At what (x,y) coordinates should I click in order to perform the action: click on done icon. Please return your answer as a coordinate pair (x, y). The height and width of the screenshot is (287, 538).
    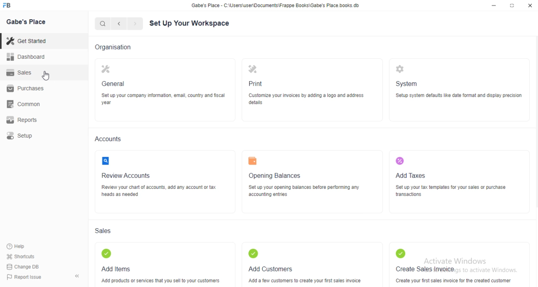
    Looking at the image, I should click on (253, 253).